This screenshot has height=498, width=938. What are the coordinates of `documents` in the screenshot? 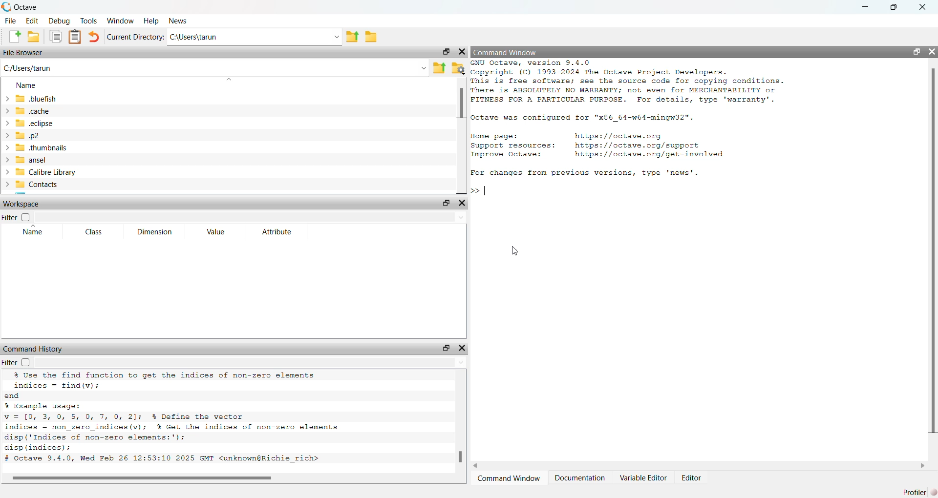 It's located at (57, 39).